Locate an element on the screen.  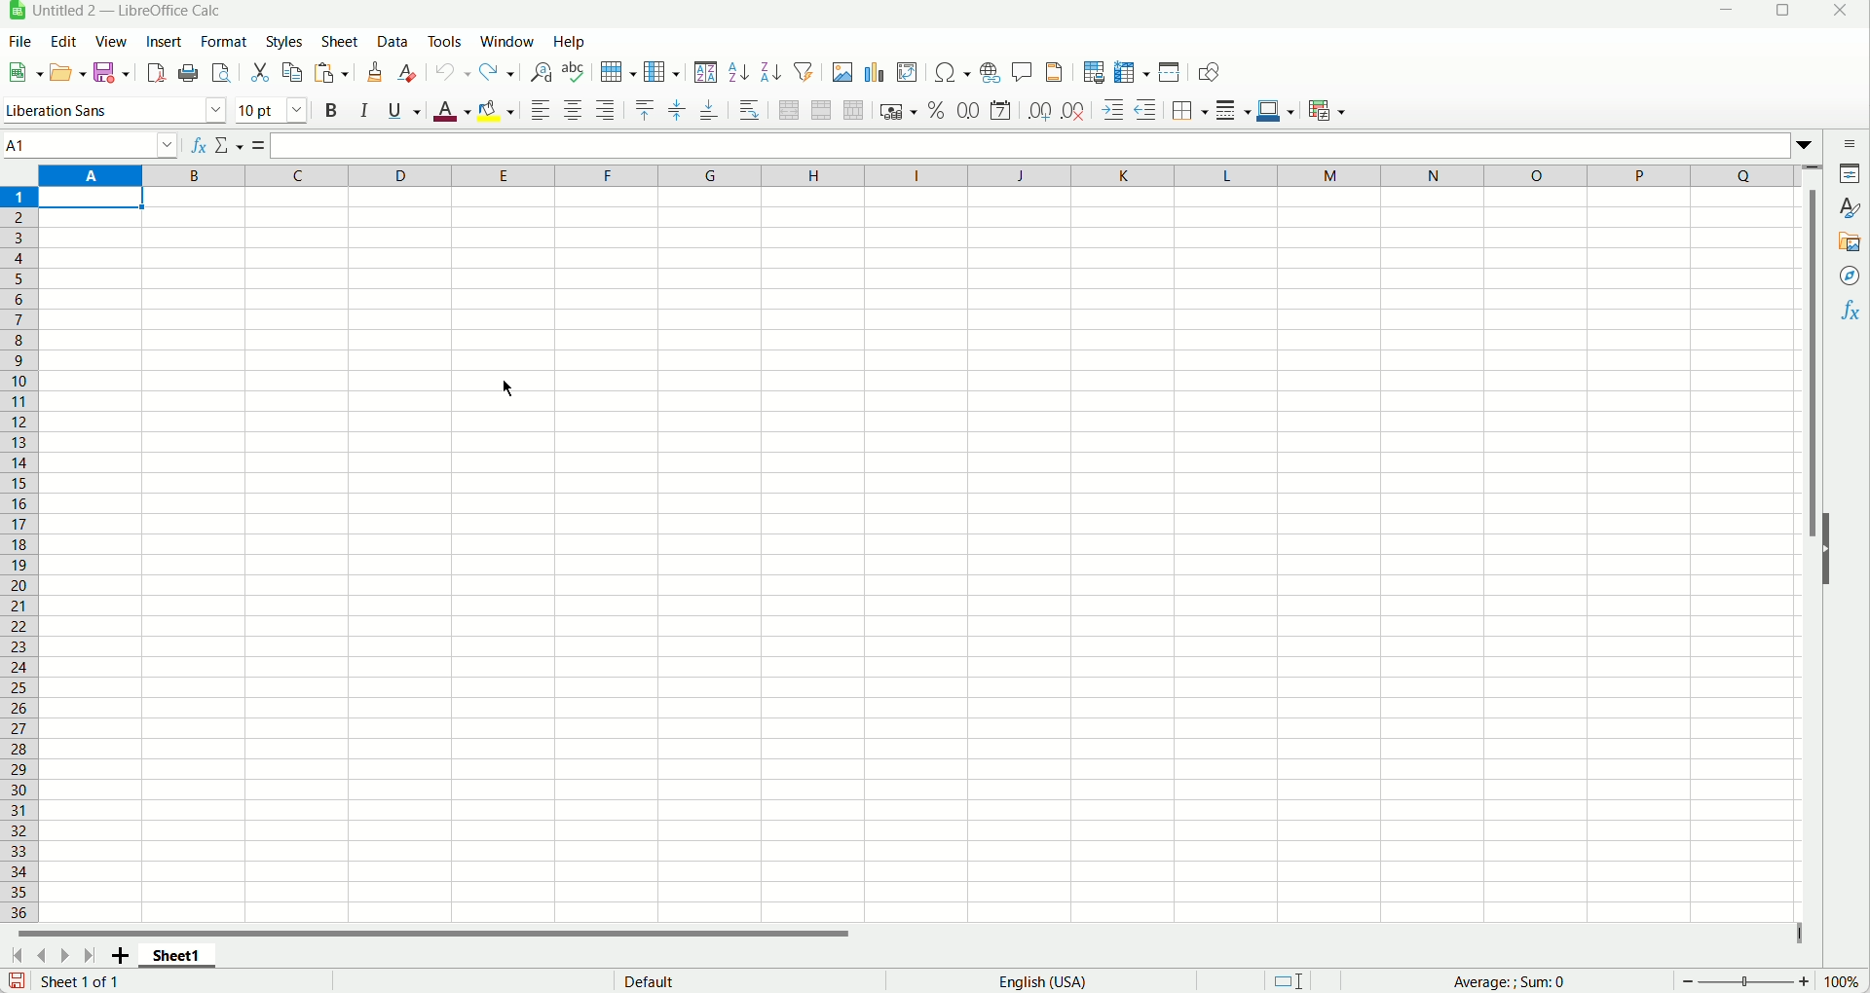
Vertical scroll bar is located at coordinates (1810, 544).